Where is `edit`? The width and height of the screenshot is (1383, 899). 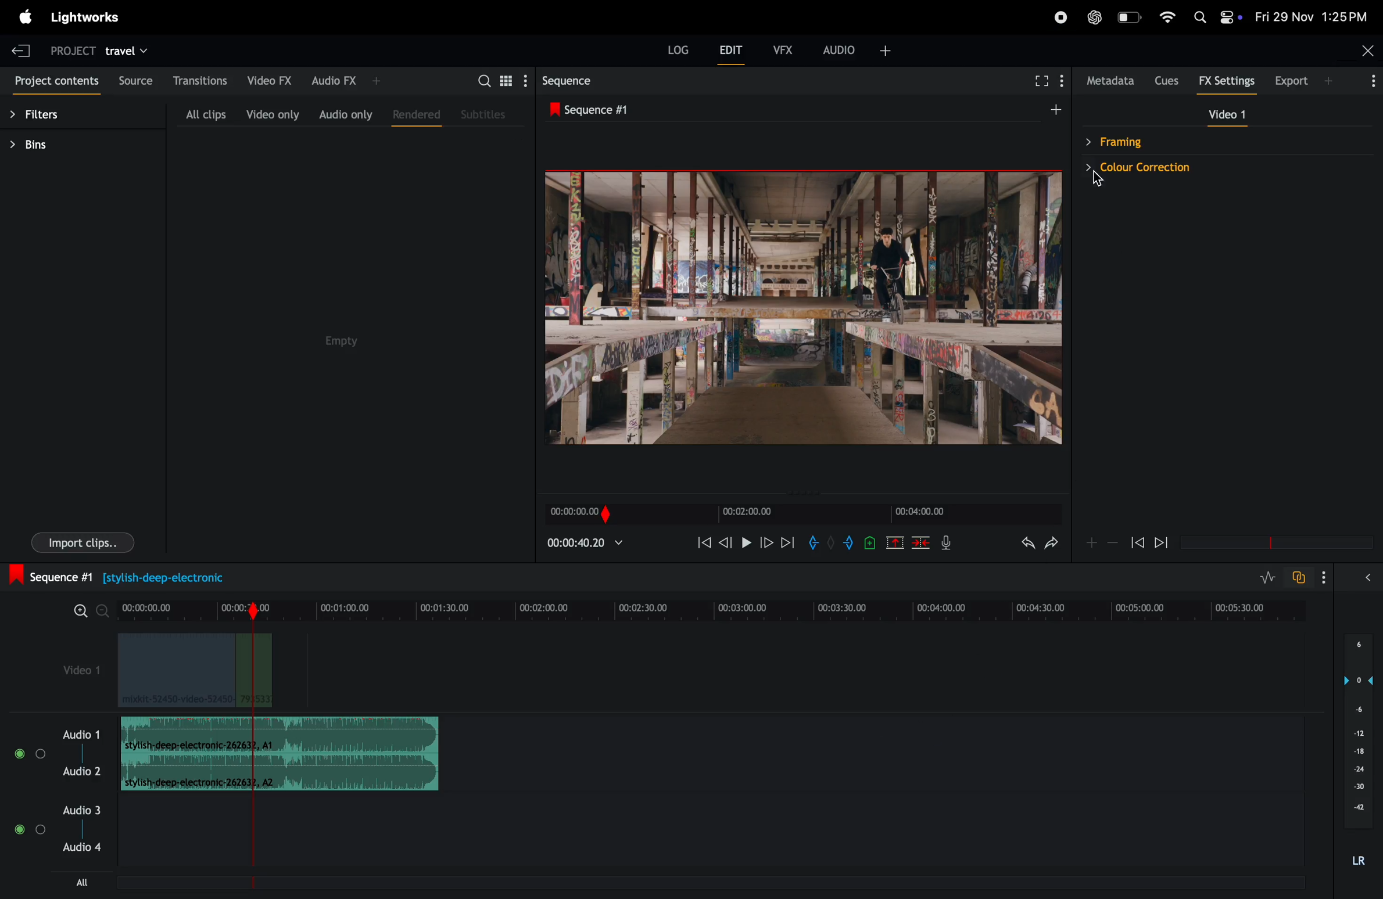 edit is located at coordinates (732, 53).